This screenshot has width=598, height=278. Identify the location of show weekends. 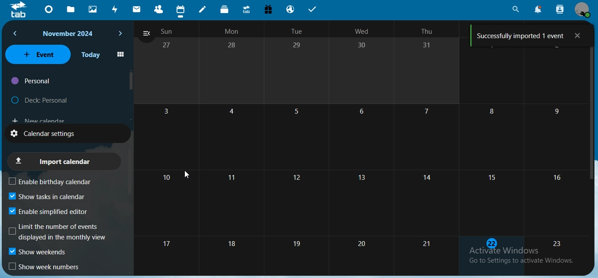
(39, 253).